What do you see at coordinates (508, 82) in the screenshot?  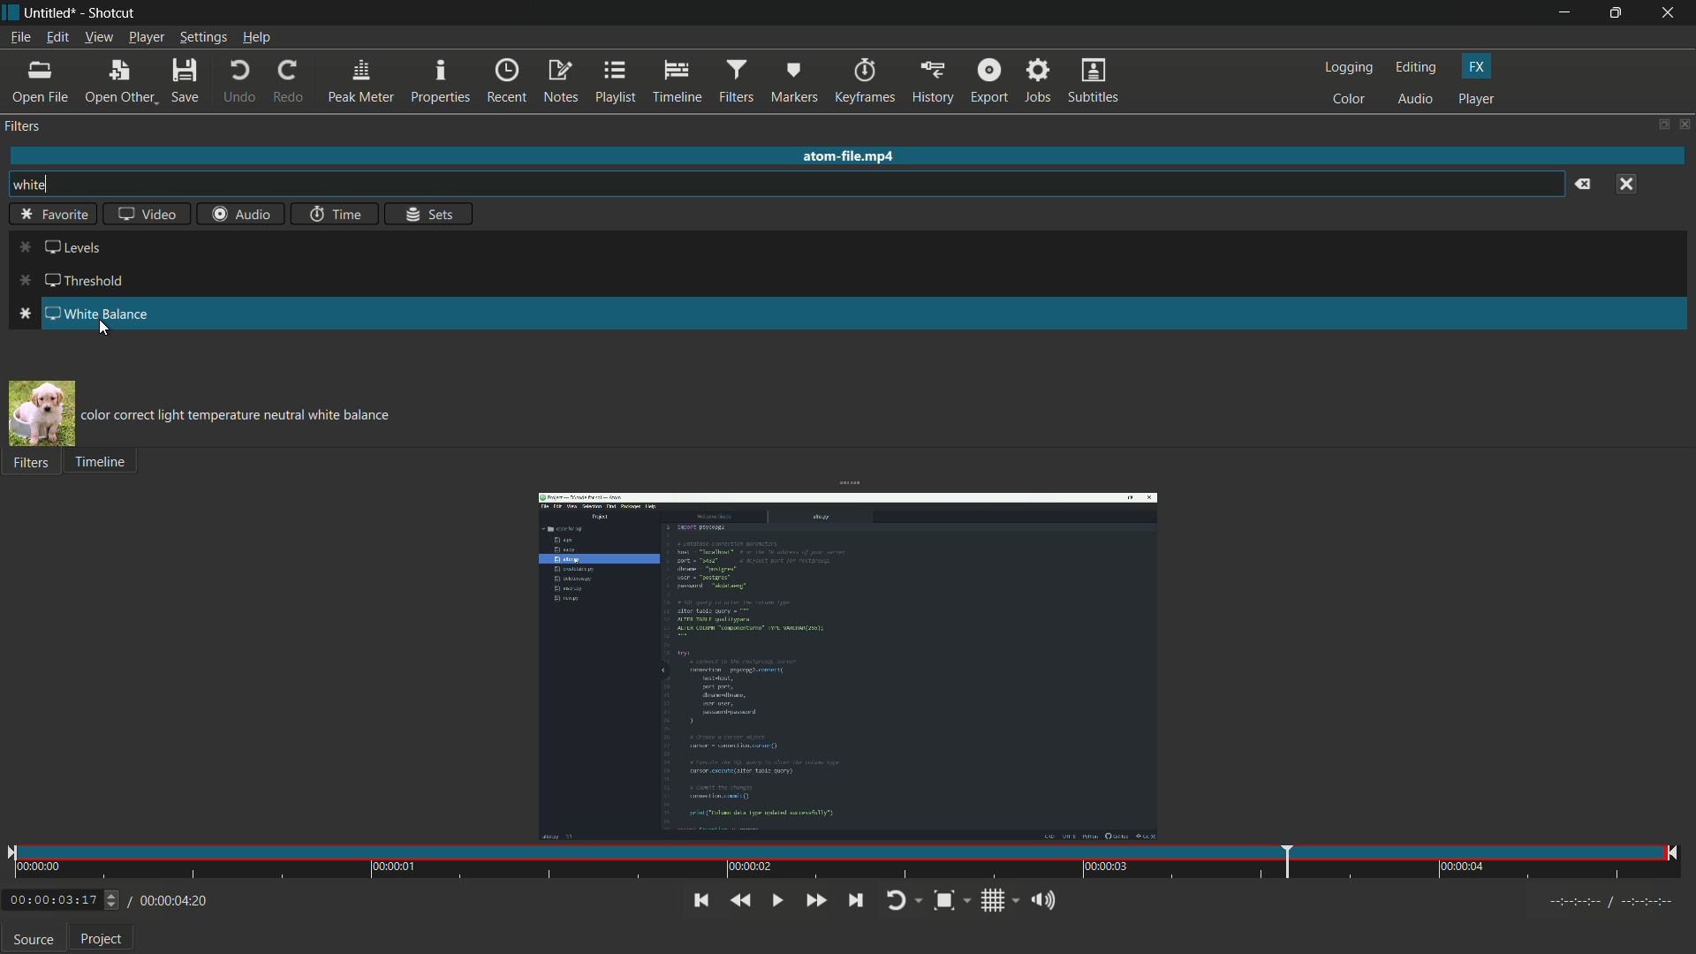 I see `recent` at bounding box center [508, 82].